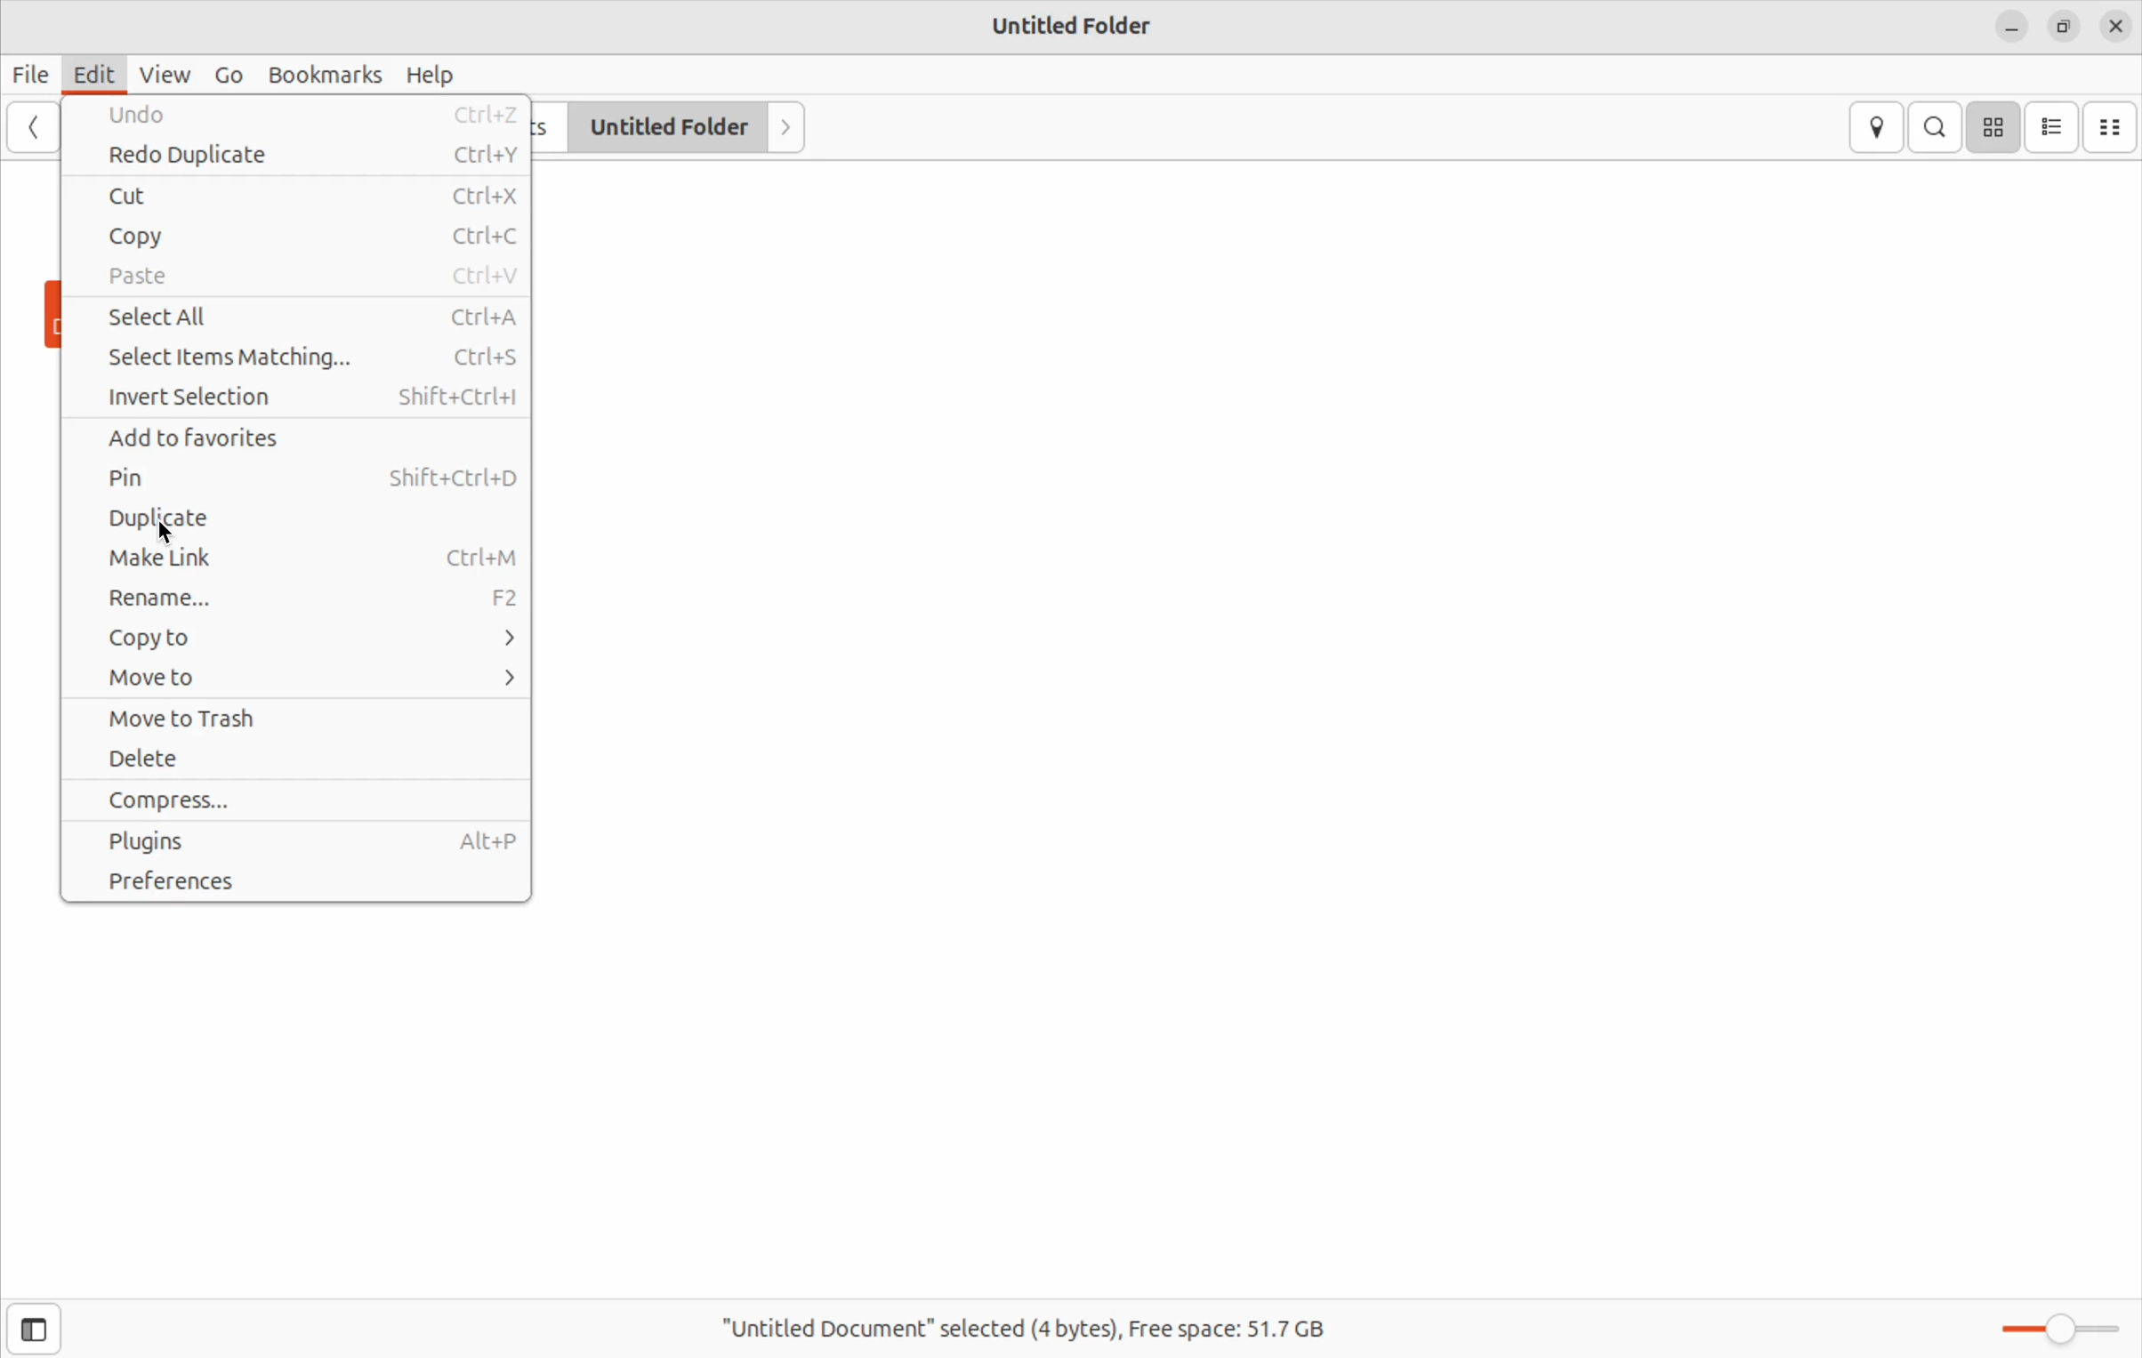  What do you see at coordinates (293, 277) in the screenshot?
I see `Paste` at bounding box center [293, 277].